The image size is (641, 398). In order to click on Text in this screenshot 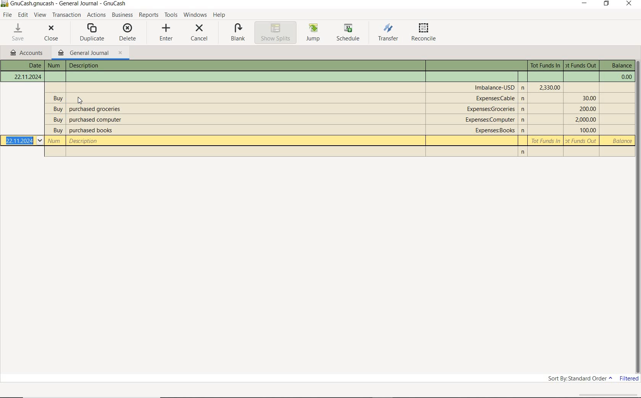, I will do `click(582, 66)`.